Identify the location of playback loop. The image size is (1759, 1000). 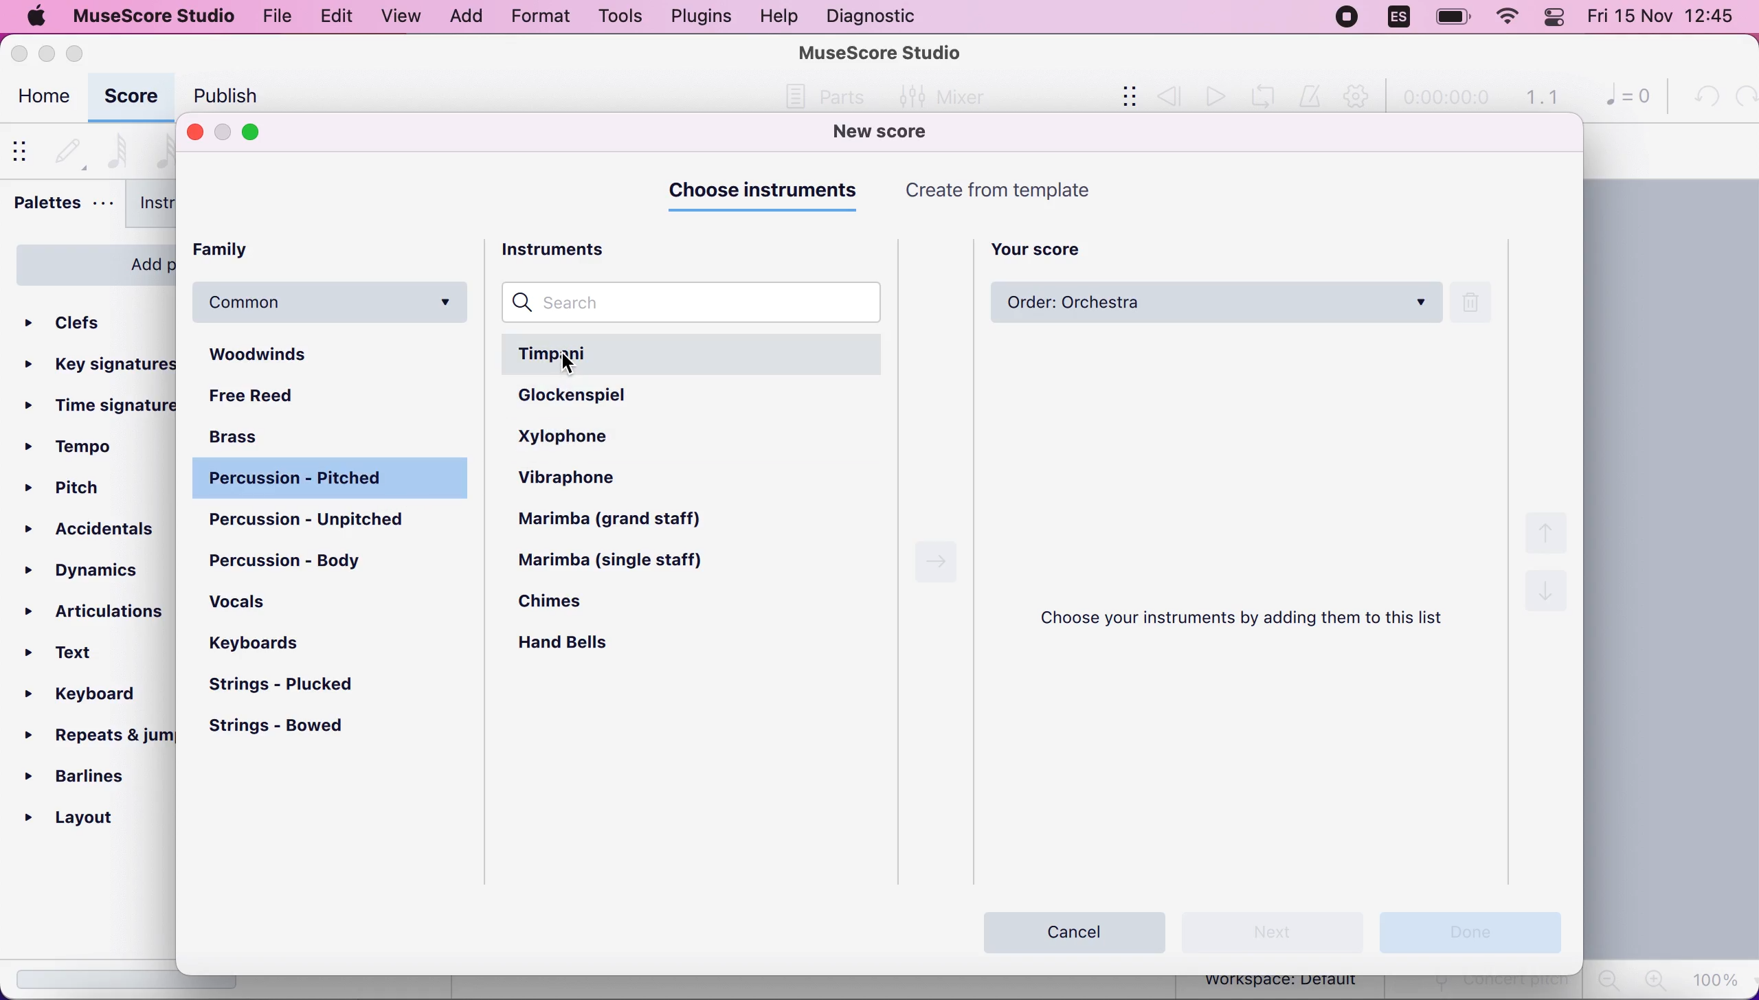
(1268, 95).